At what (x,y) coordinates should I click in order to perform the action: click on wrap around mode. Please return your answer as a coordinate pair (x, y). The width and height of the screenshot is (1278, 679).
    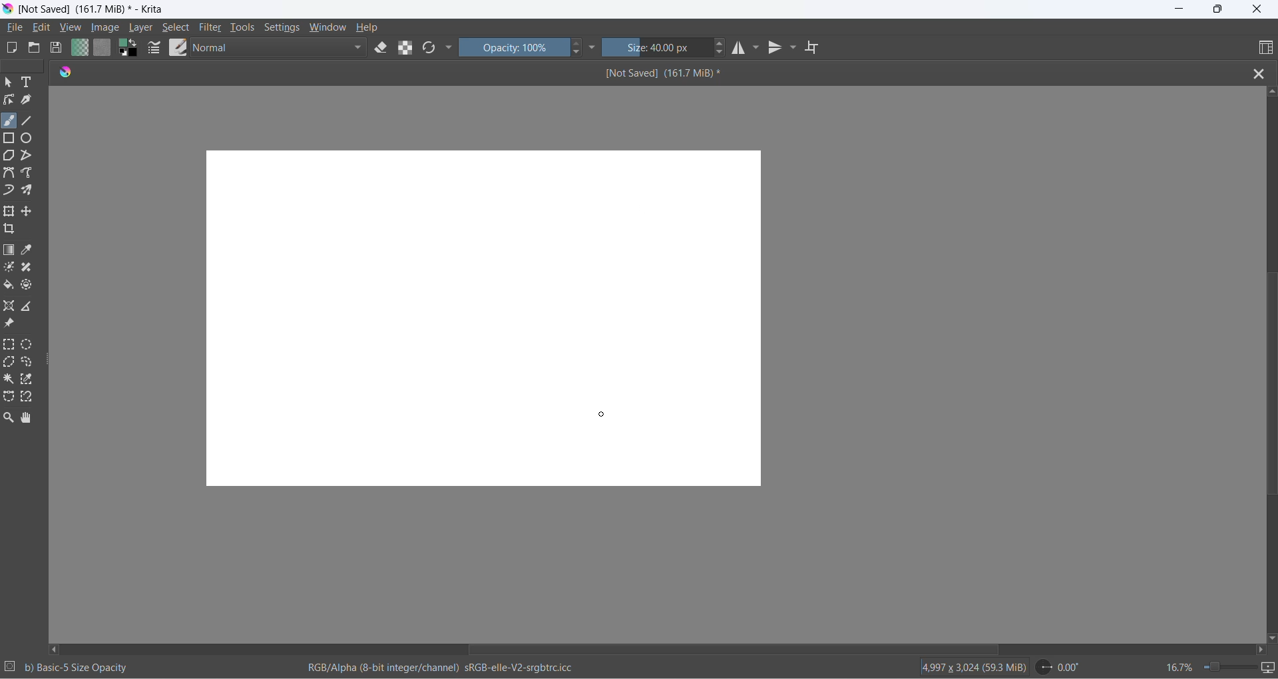
    Looking at the image, I should click on (817, 48).